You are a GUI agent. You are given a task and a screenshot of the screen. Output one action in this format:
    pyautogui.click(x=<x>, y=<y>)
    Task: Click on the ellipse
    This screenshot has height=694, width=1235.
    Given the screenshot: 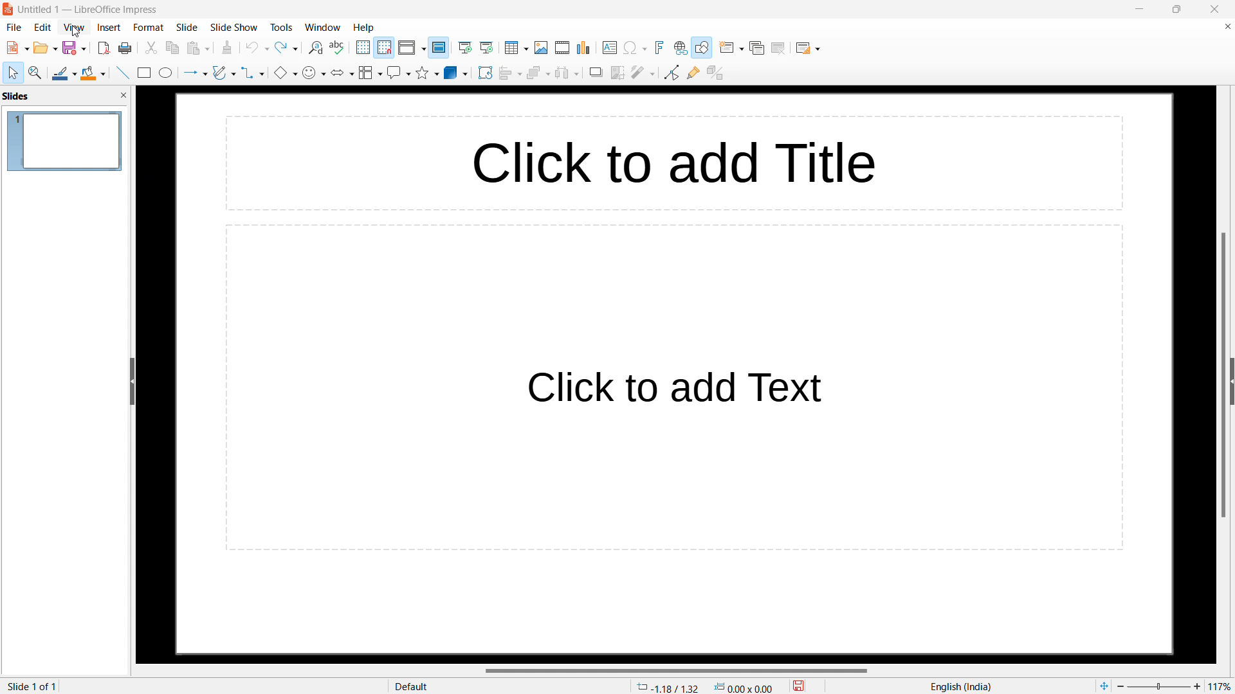 What is the action you would take?
    pyautogui.click(x=167, y=72)
    